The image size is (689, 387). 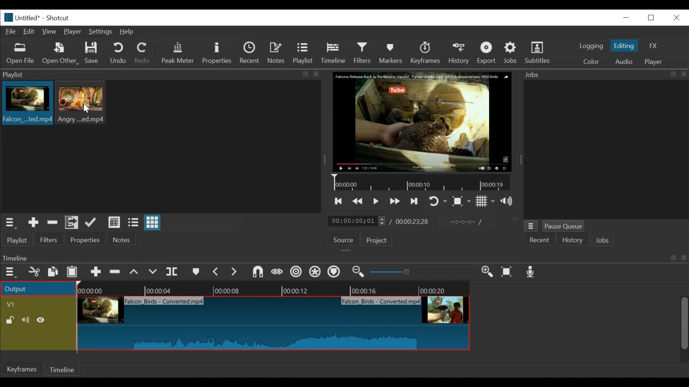 What do you see at coordinates (341, 241) in the screenshot?
I see `Source` at bounding box center [341, 241].